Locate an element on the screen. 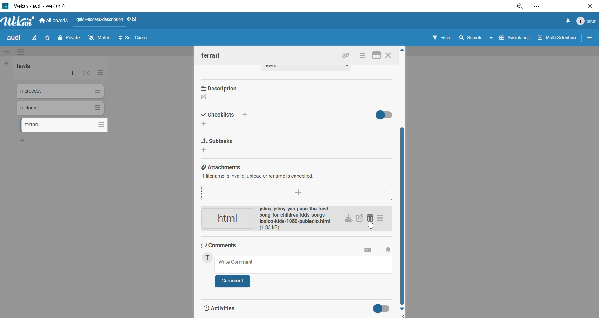  cards is located at coordinates (60, 108).